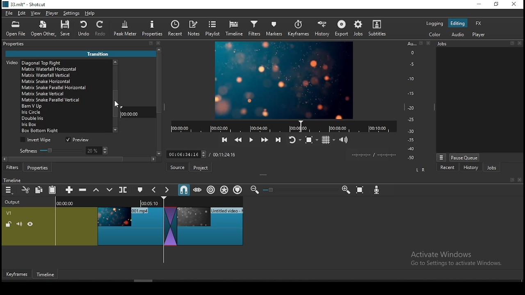  Describe the element at coordinates (39, 168) in the screenshot. I see `properties` at that location.